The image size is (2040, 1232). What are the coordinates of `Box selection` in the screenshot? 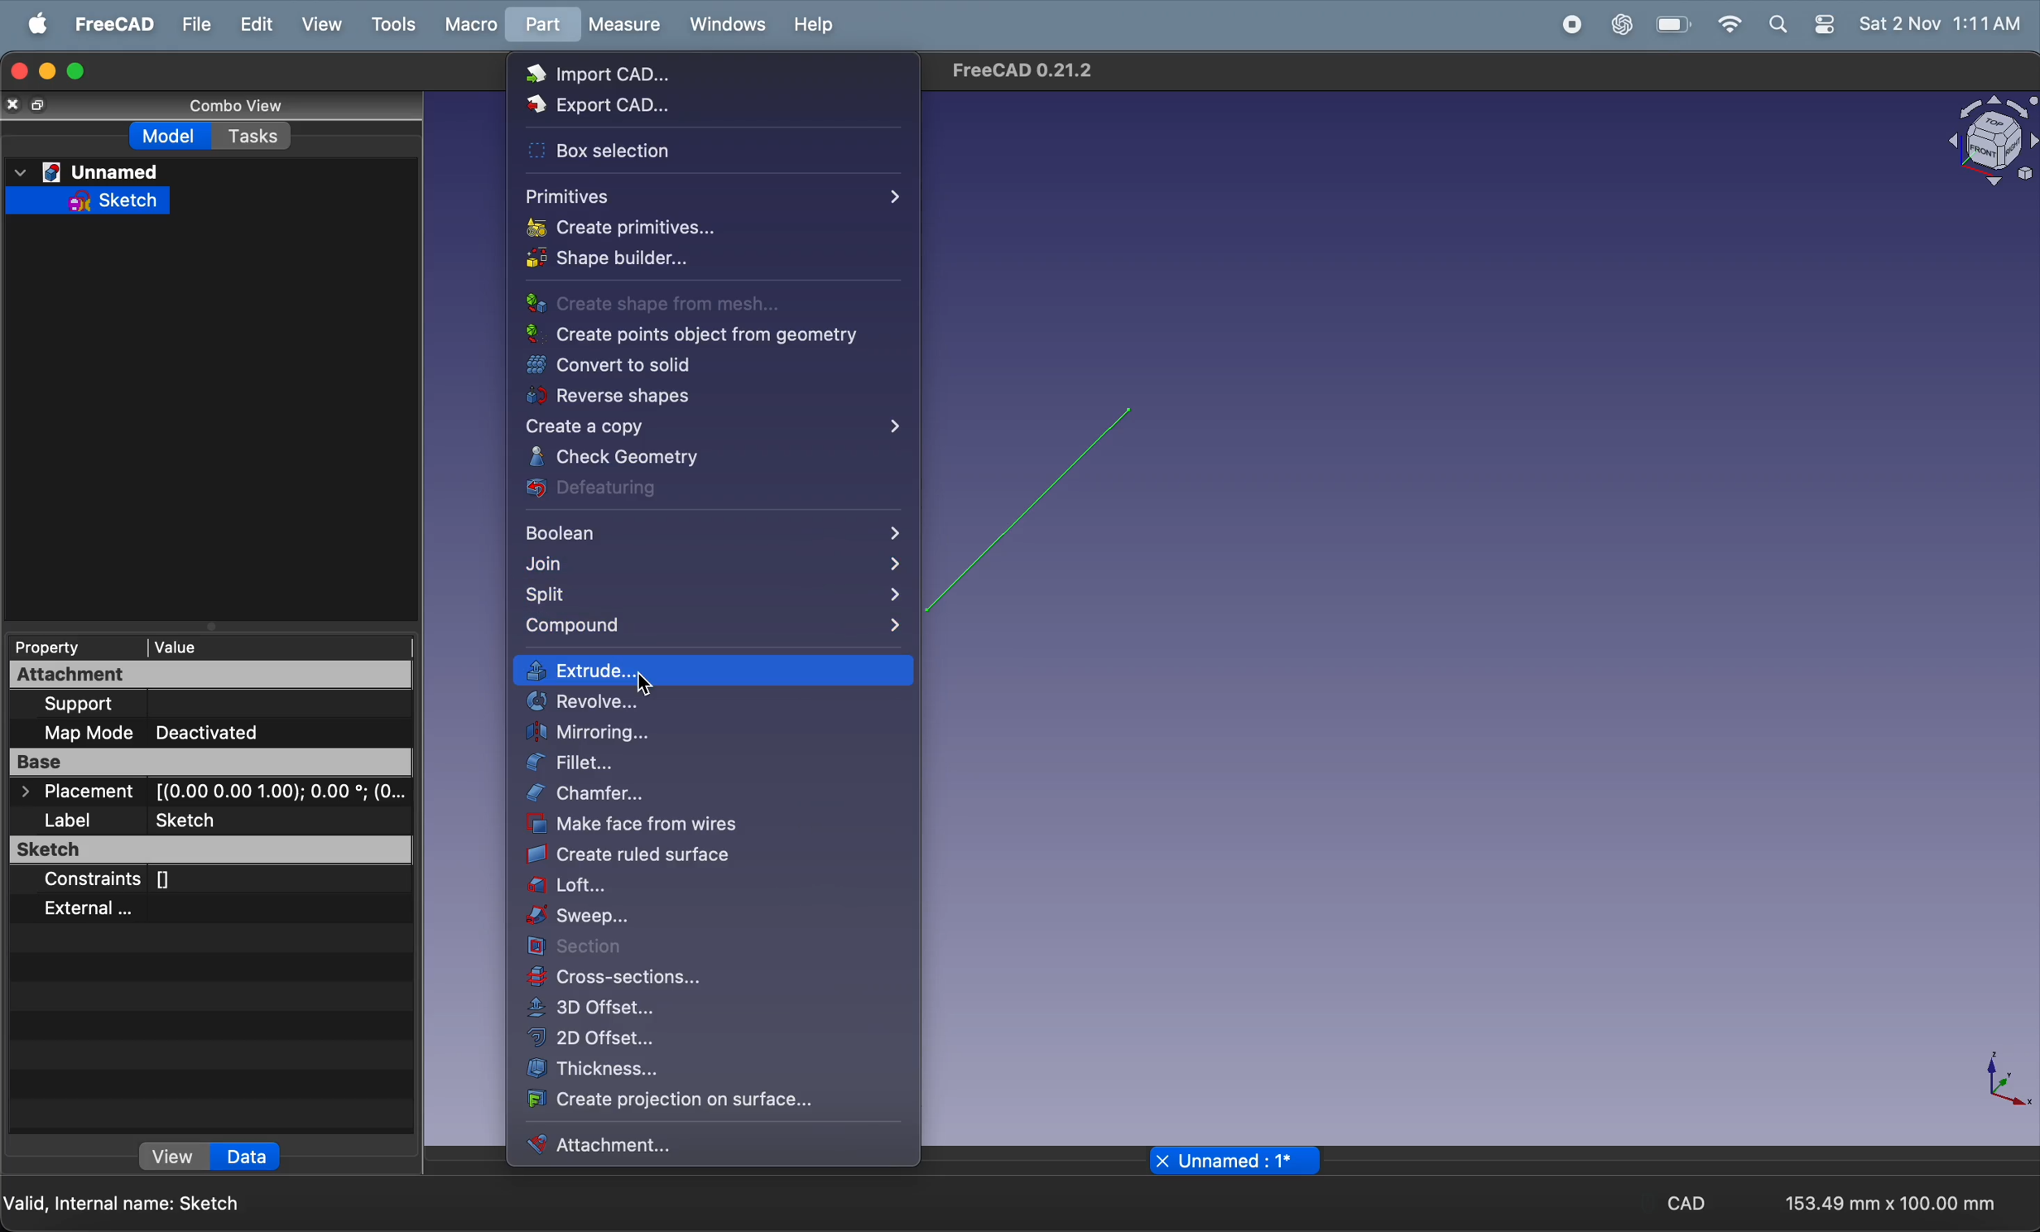 It's located at (693, 154).